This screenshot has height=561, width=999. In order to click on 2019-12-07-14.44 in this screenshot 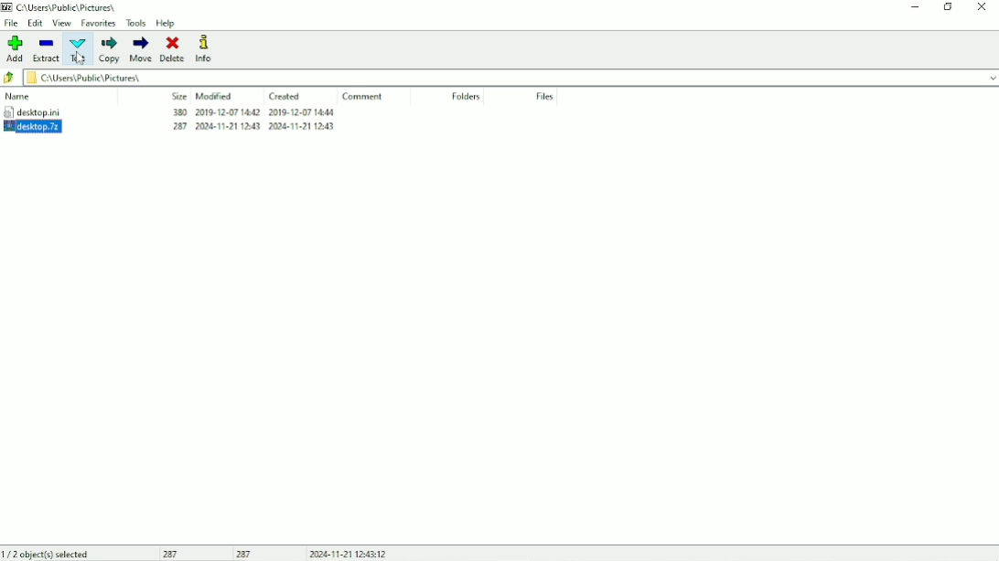, I will do `click(302, 111)`.